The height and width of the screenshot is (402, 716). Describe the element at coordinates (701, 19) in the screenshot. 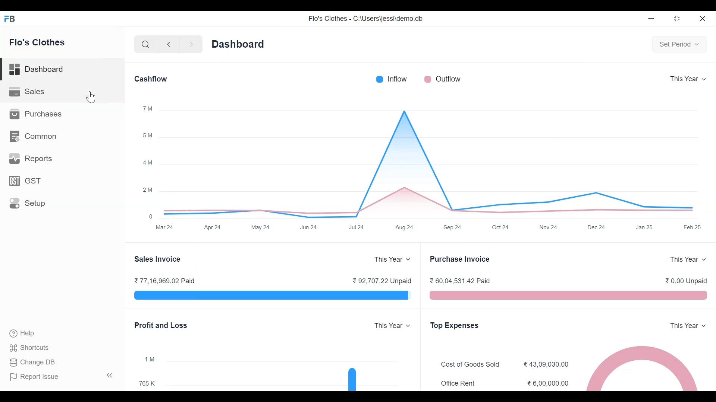

I see `Close` at that location.